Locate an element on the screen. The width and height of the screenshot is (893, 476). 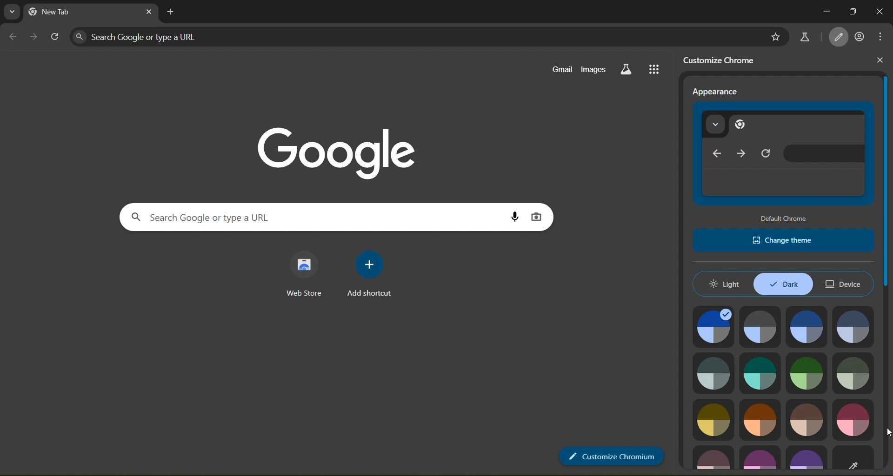
image is located at coordinates (853, 373).